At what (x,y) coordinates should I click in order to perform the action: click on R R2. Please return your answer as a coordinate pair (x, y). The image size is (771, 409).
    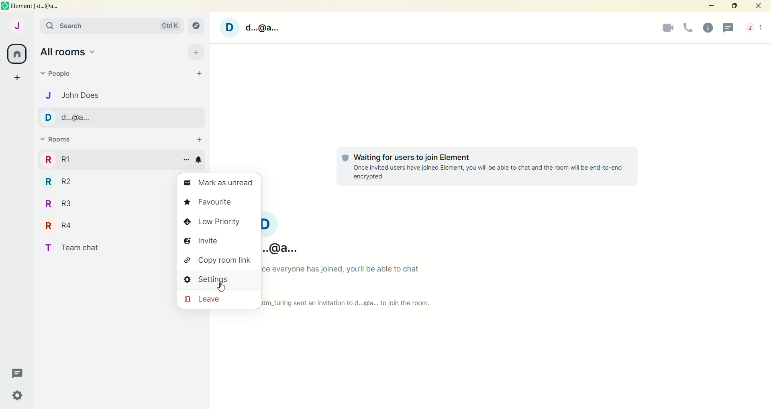
    Looking at the image, I should click on (67, 184).